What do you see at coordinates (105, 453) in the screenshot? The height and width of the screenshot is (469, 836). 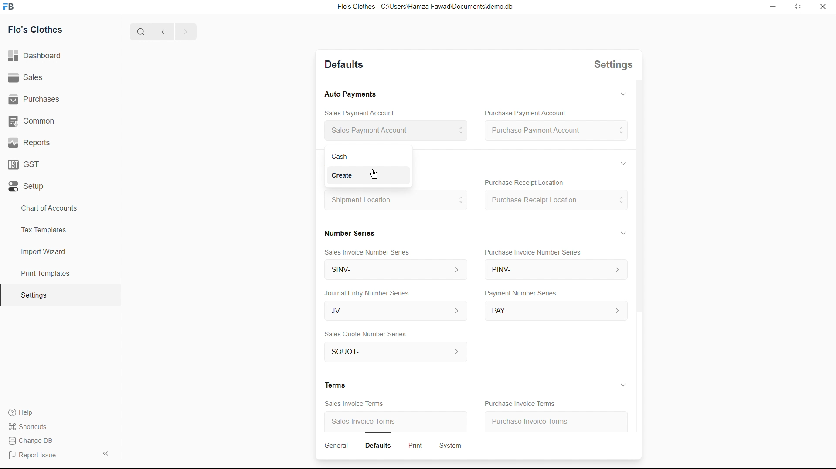 I see `Collapse` at bounding box center [105, 453].